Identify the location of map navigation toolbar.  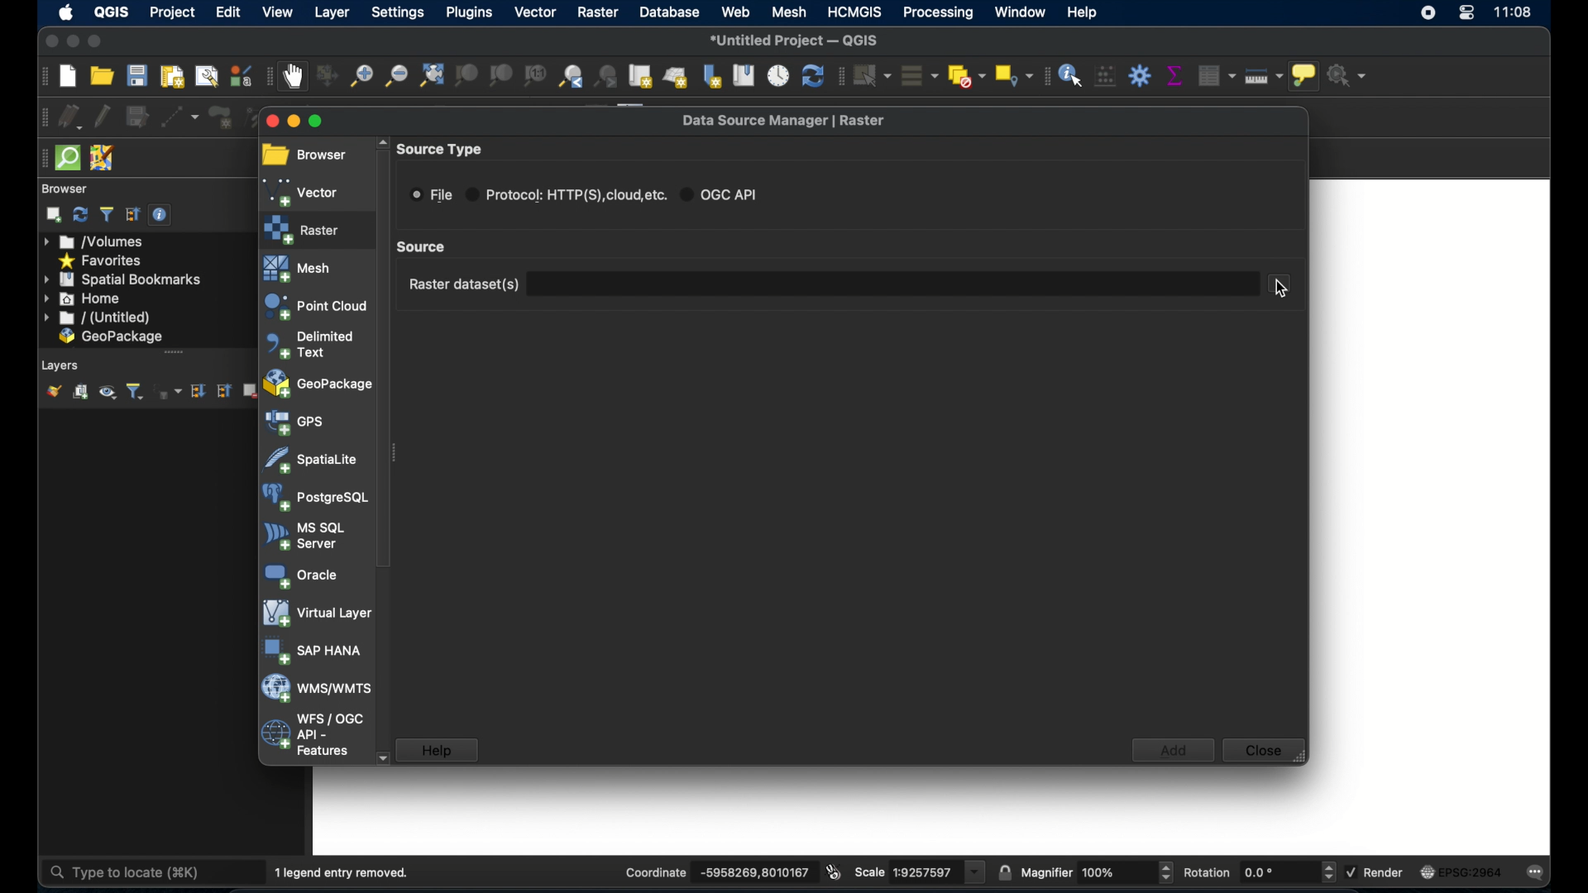
(270, 76).